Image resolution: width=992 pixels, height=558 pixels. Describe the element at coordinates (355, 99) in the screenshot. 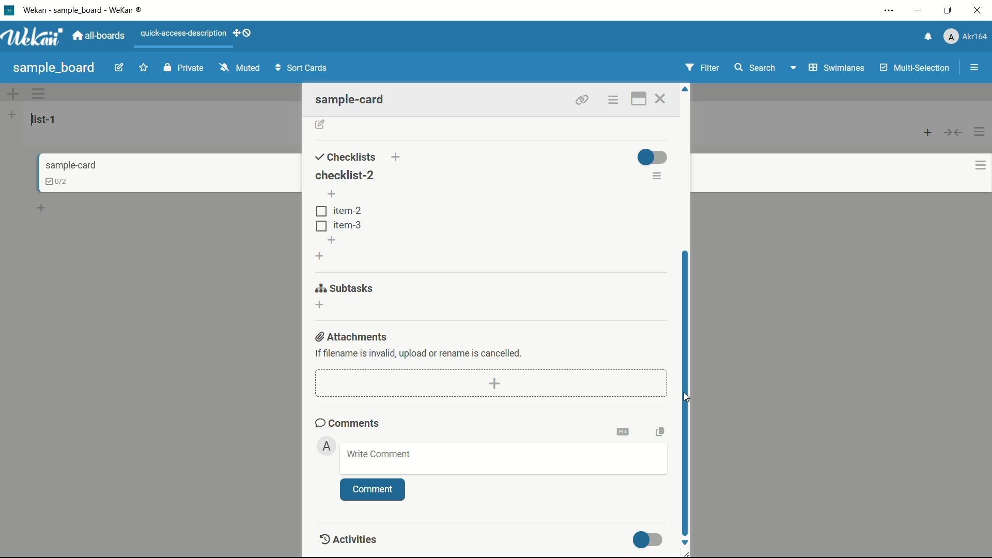

I see `sample-card` at that location.